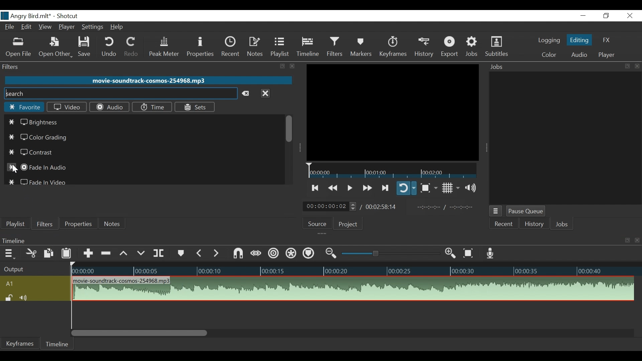 Image resolution: width=642 pixels, height=361 pixels. I want to click on File, so click(10, 28).